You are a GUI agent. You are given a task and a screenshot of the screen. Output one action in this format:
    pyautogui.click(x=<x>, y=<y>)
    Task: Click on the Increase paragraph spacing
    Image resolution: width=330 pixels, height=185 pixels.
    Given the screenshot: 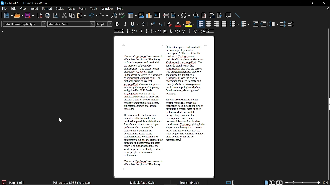 What is the action you would take?
    pyautogui.click(x=283, y=24)
    